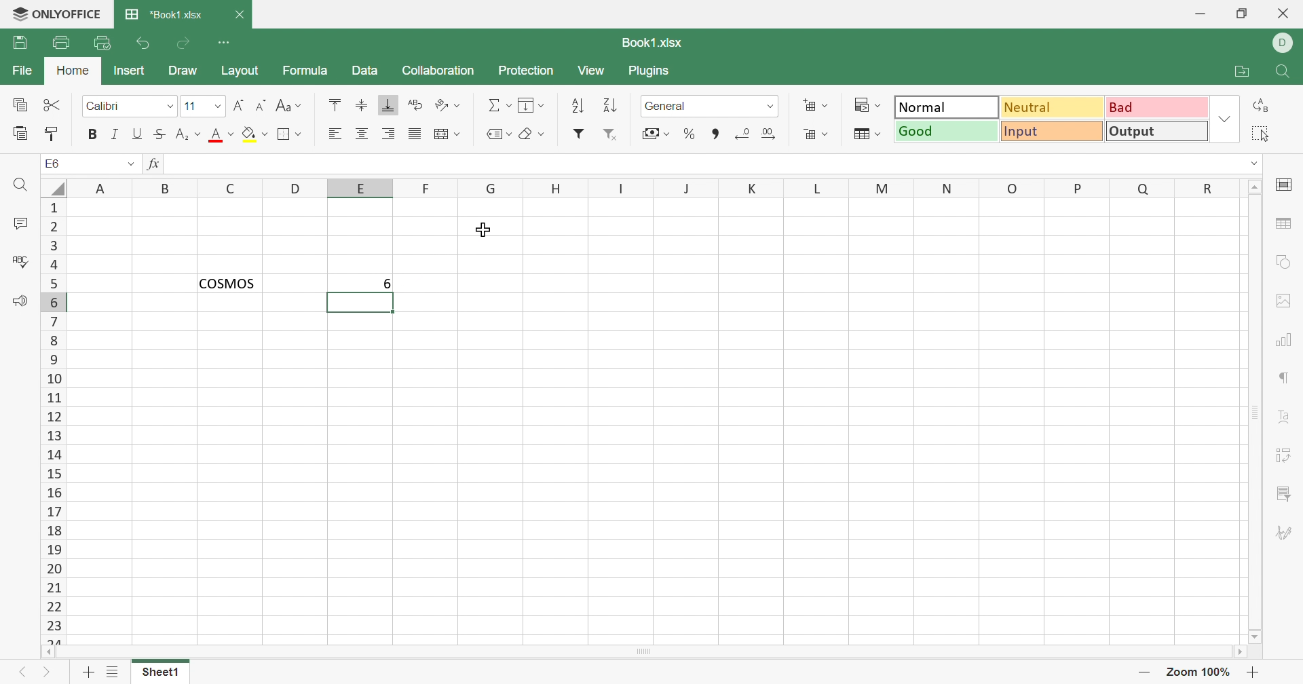 This screenshot has height=684, width=1303. What do you see at coordinates (1261, 104) in the screenshot?
I see `Replace` at bounding box center [1261, 104].